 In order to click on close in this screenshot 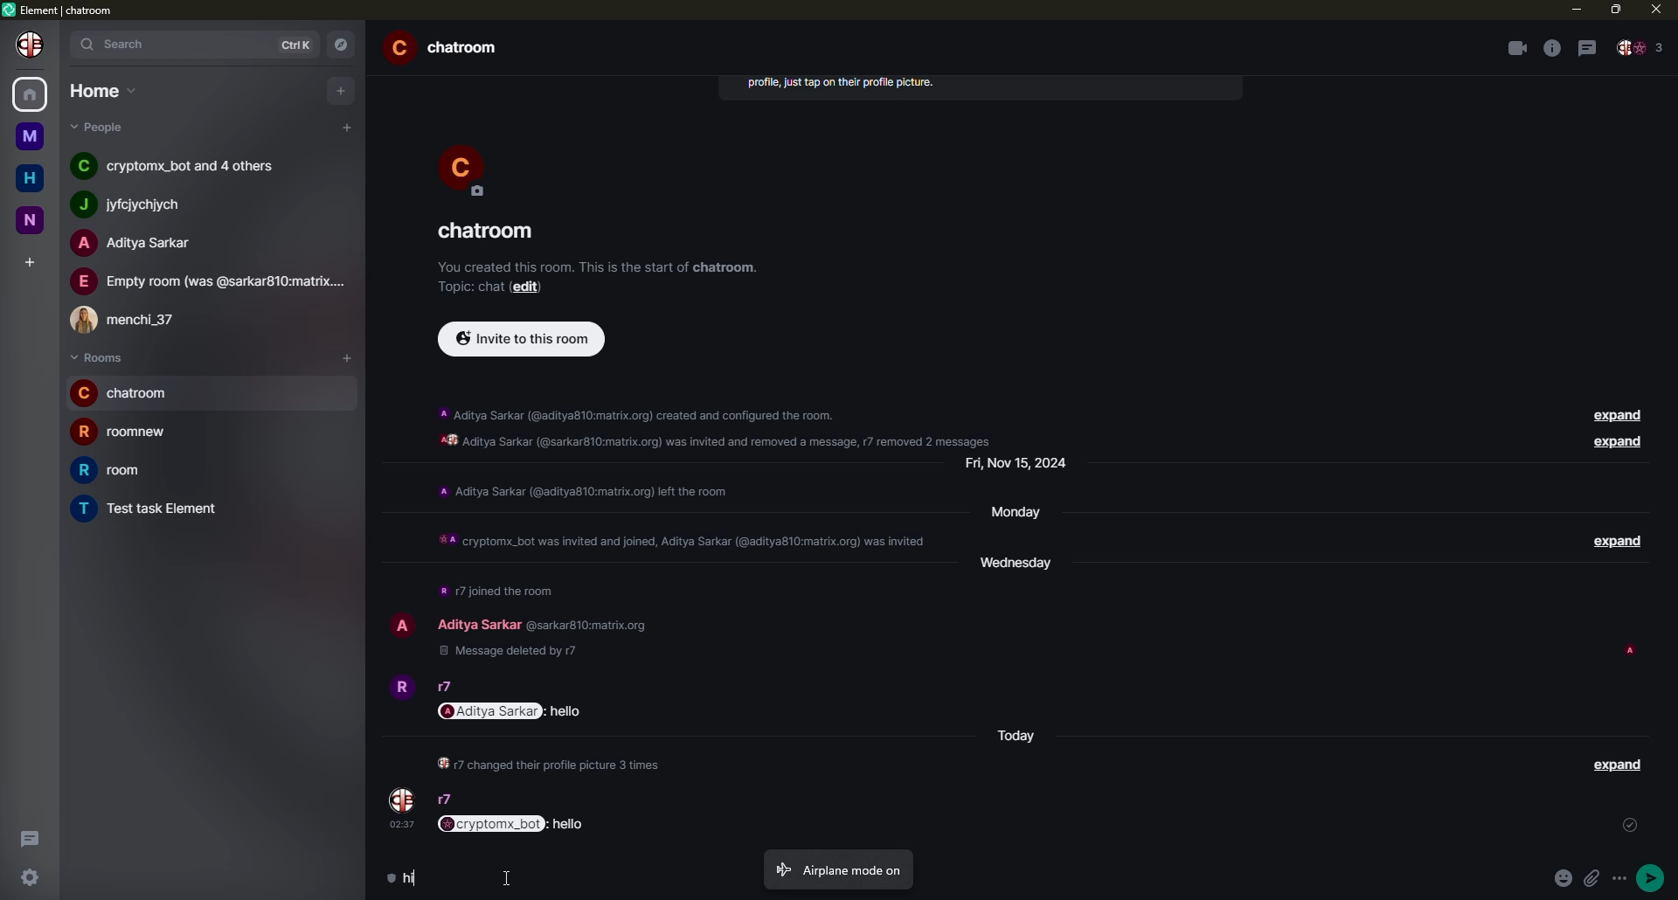, I will do `click(1654, 10)`.